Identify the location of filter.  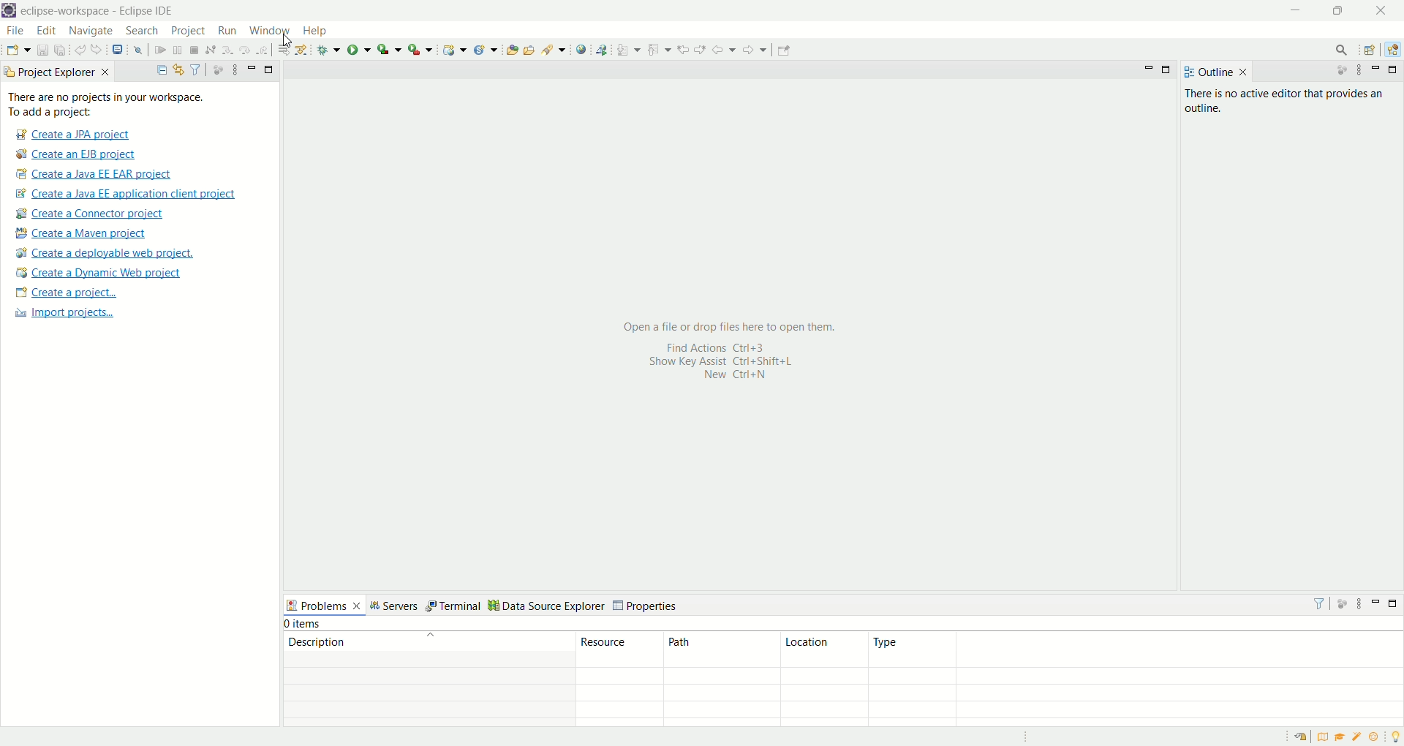
(1321, 603).